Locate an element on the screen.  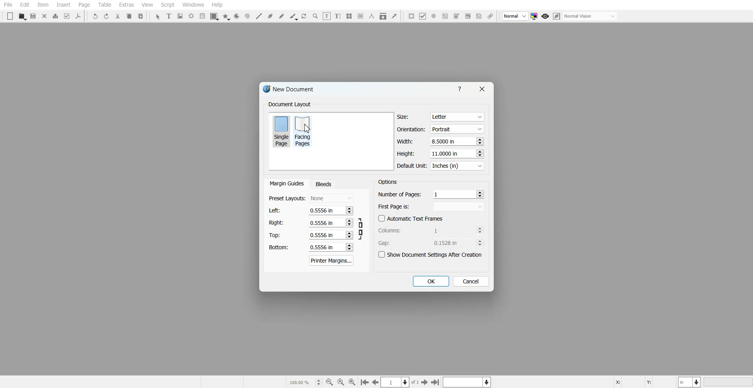
New is located at coordinates (10, 16).